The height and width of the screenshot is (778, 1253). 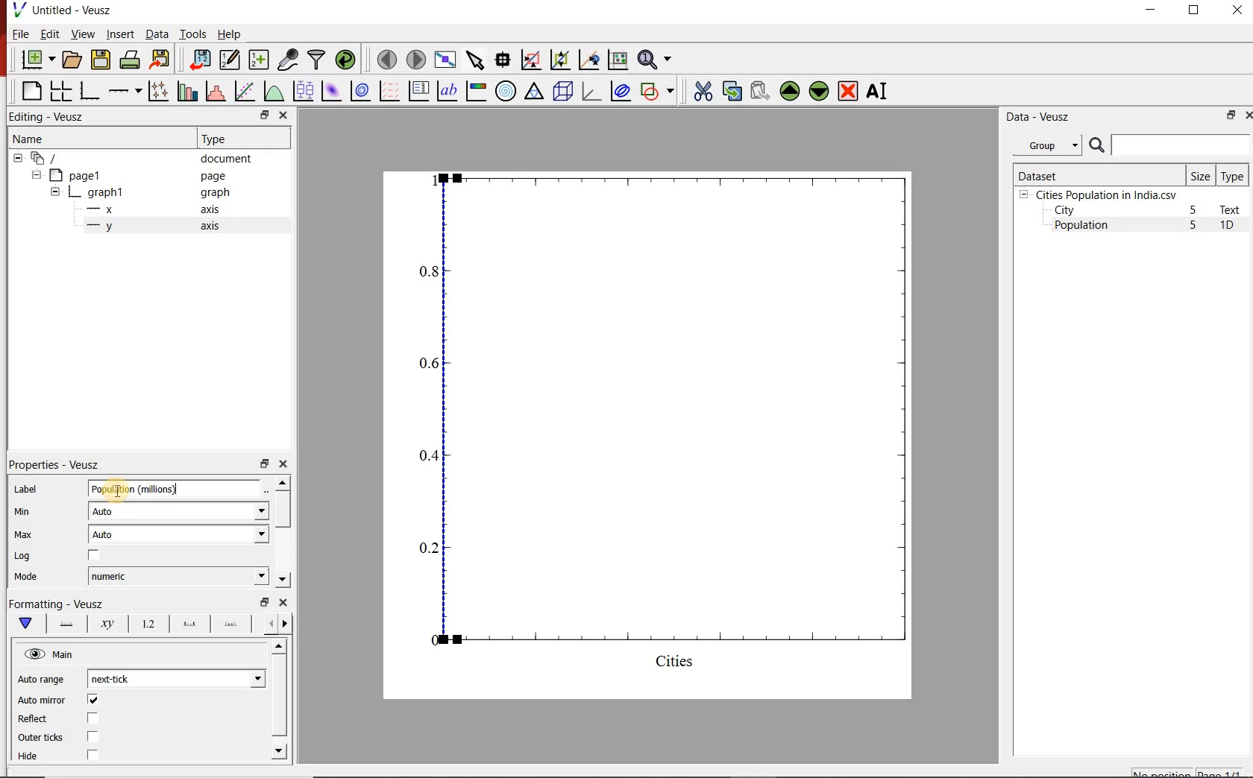 I want to click on RESTORE, so click(x=1194, y=10).